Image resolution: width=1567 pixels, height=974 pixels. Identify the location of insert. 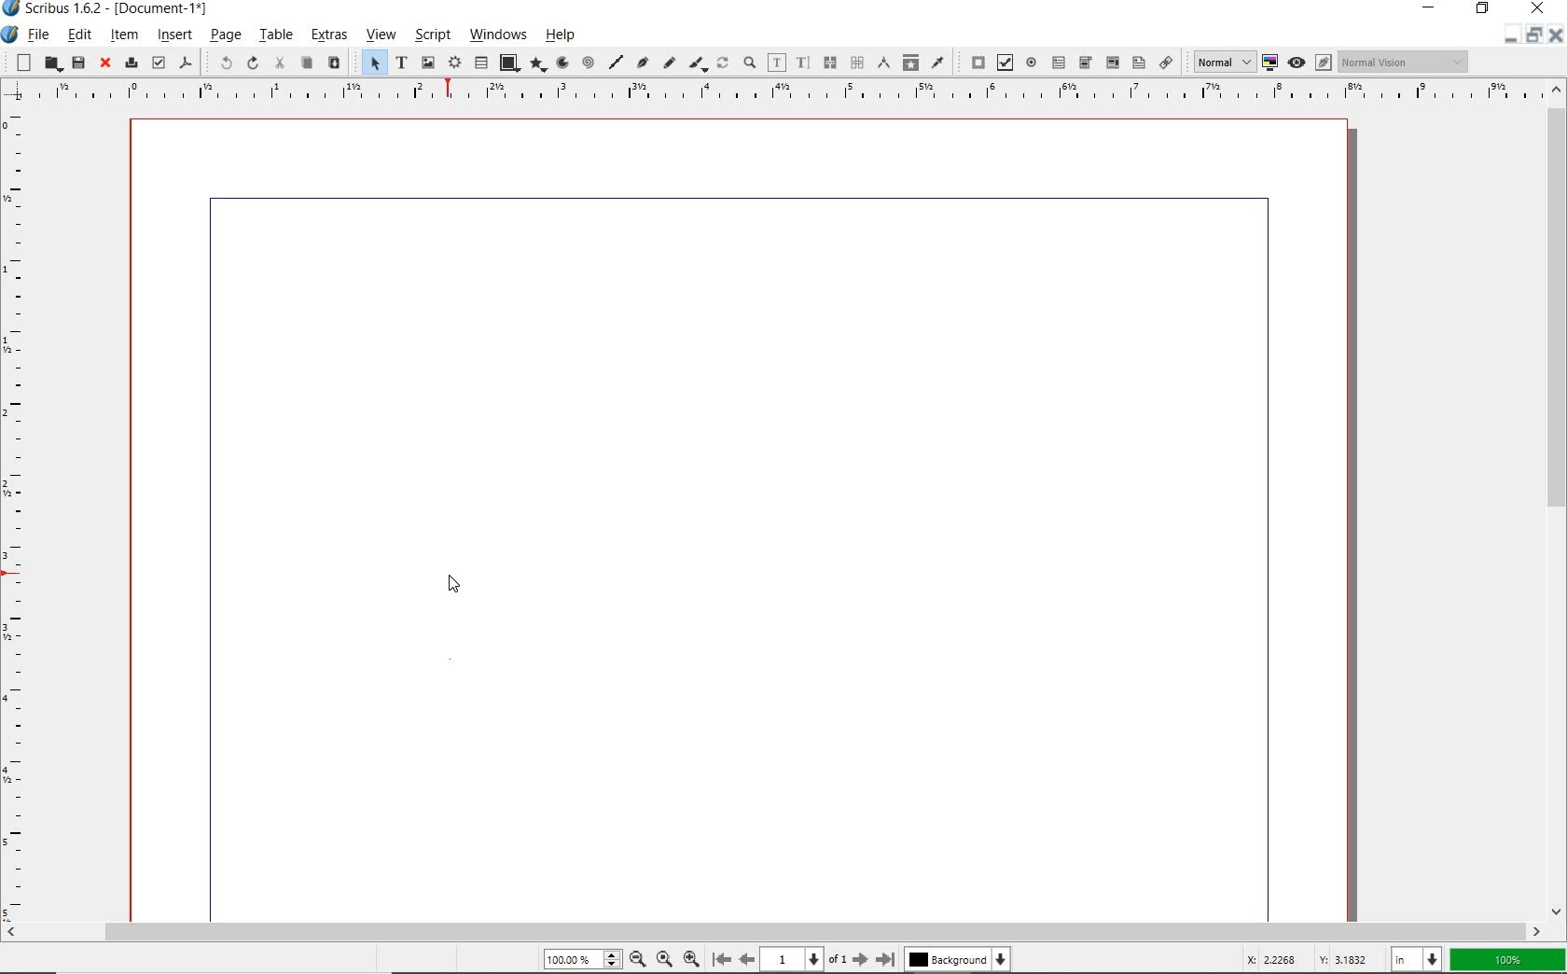
(174, 36).